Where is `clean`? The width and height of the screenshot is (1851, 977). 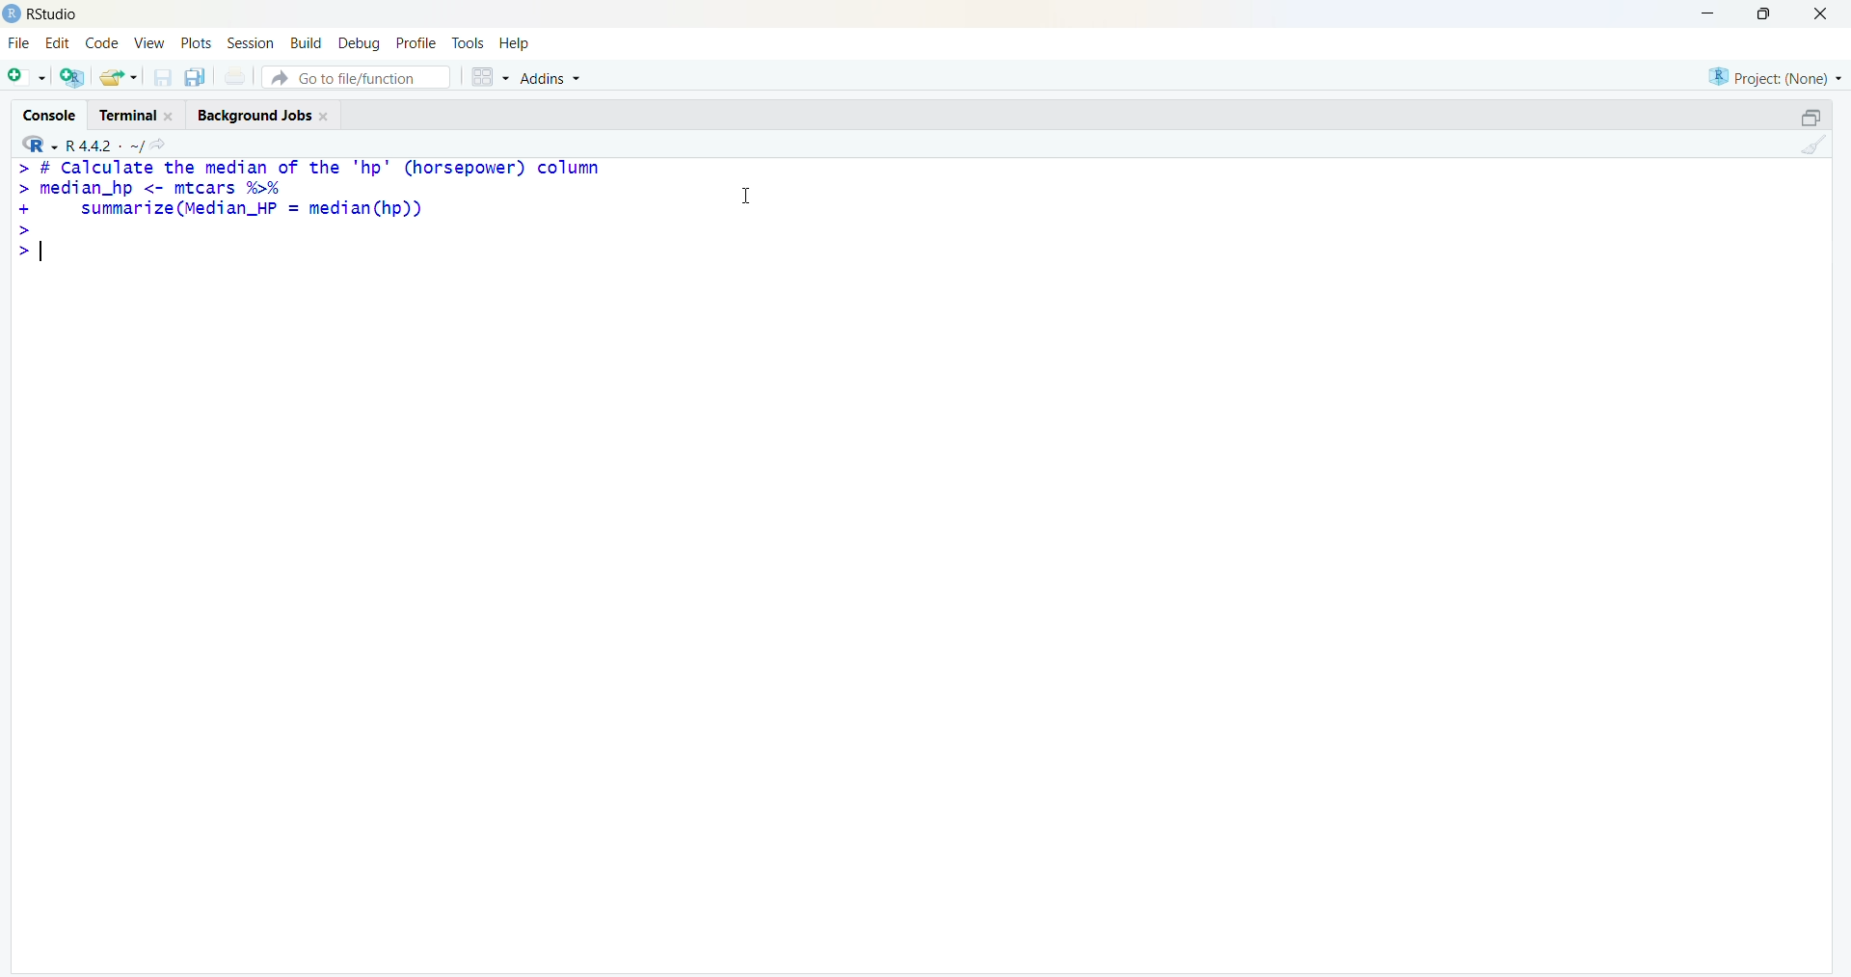 clean is located at coordinates (1813, 145).